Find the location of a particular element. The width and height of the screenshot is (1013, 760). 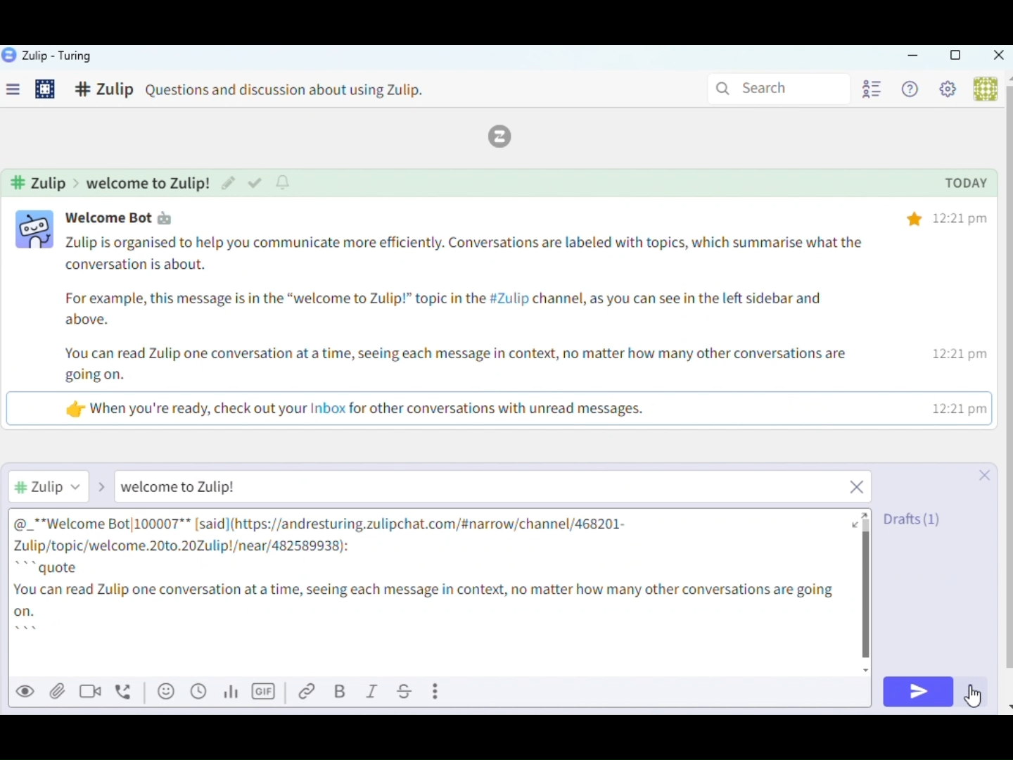

View is located at coordinates (27, 690).